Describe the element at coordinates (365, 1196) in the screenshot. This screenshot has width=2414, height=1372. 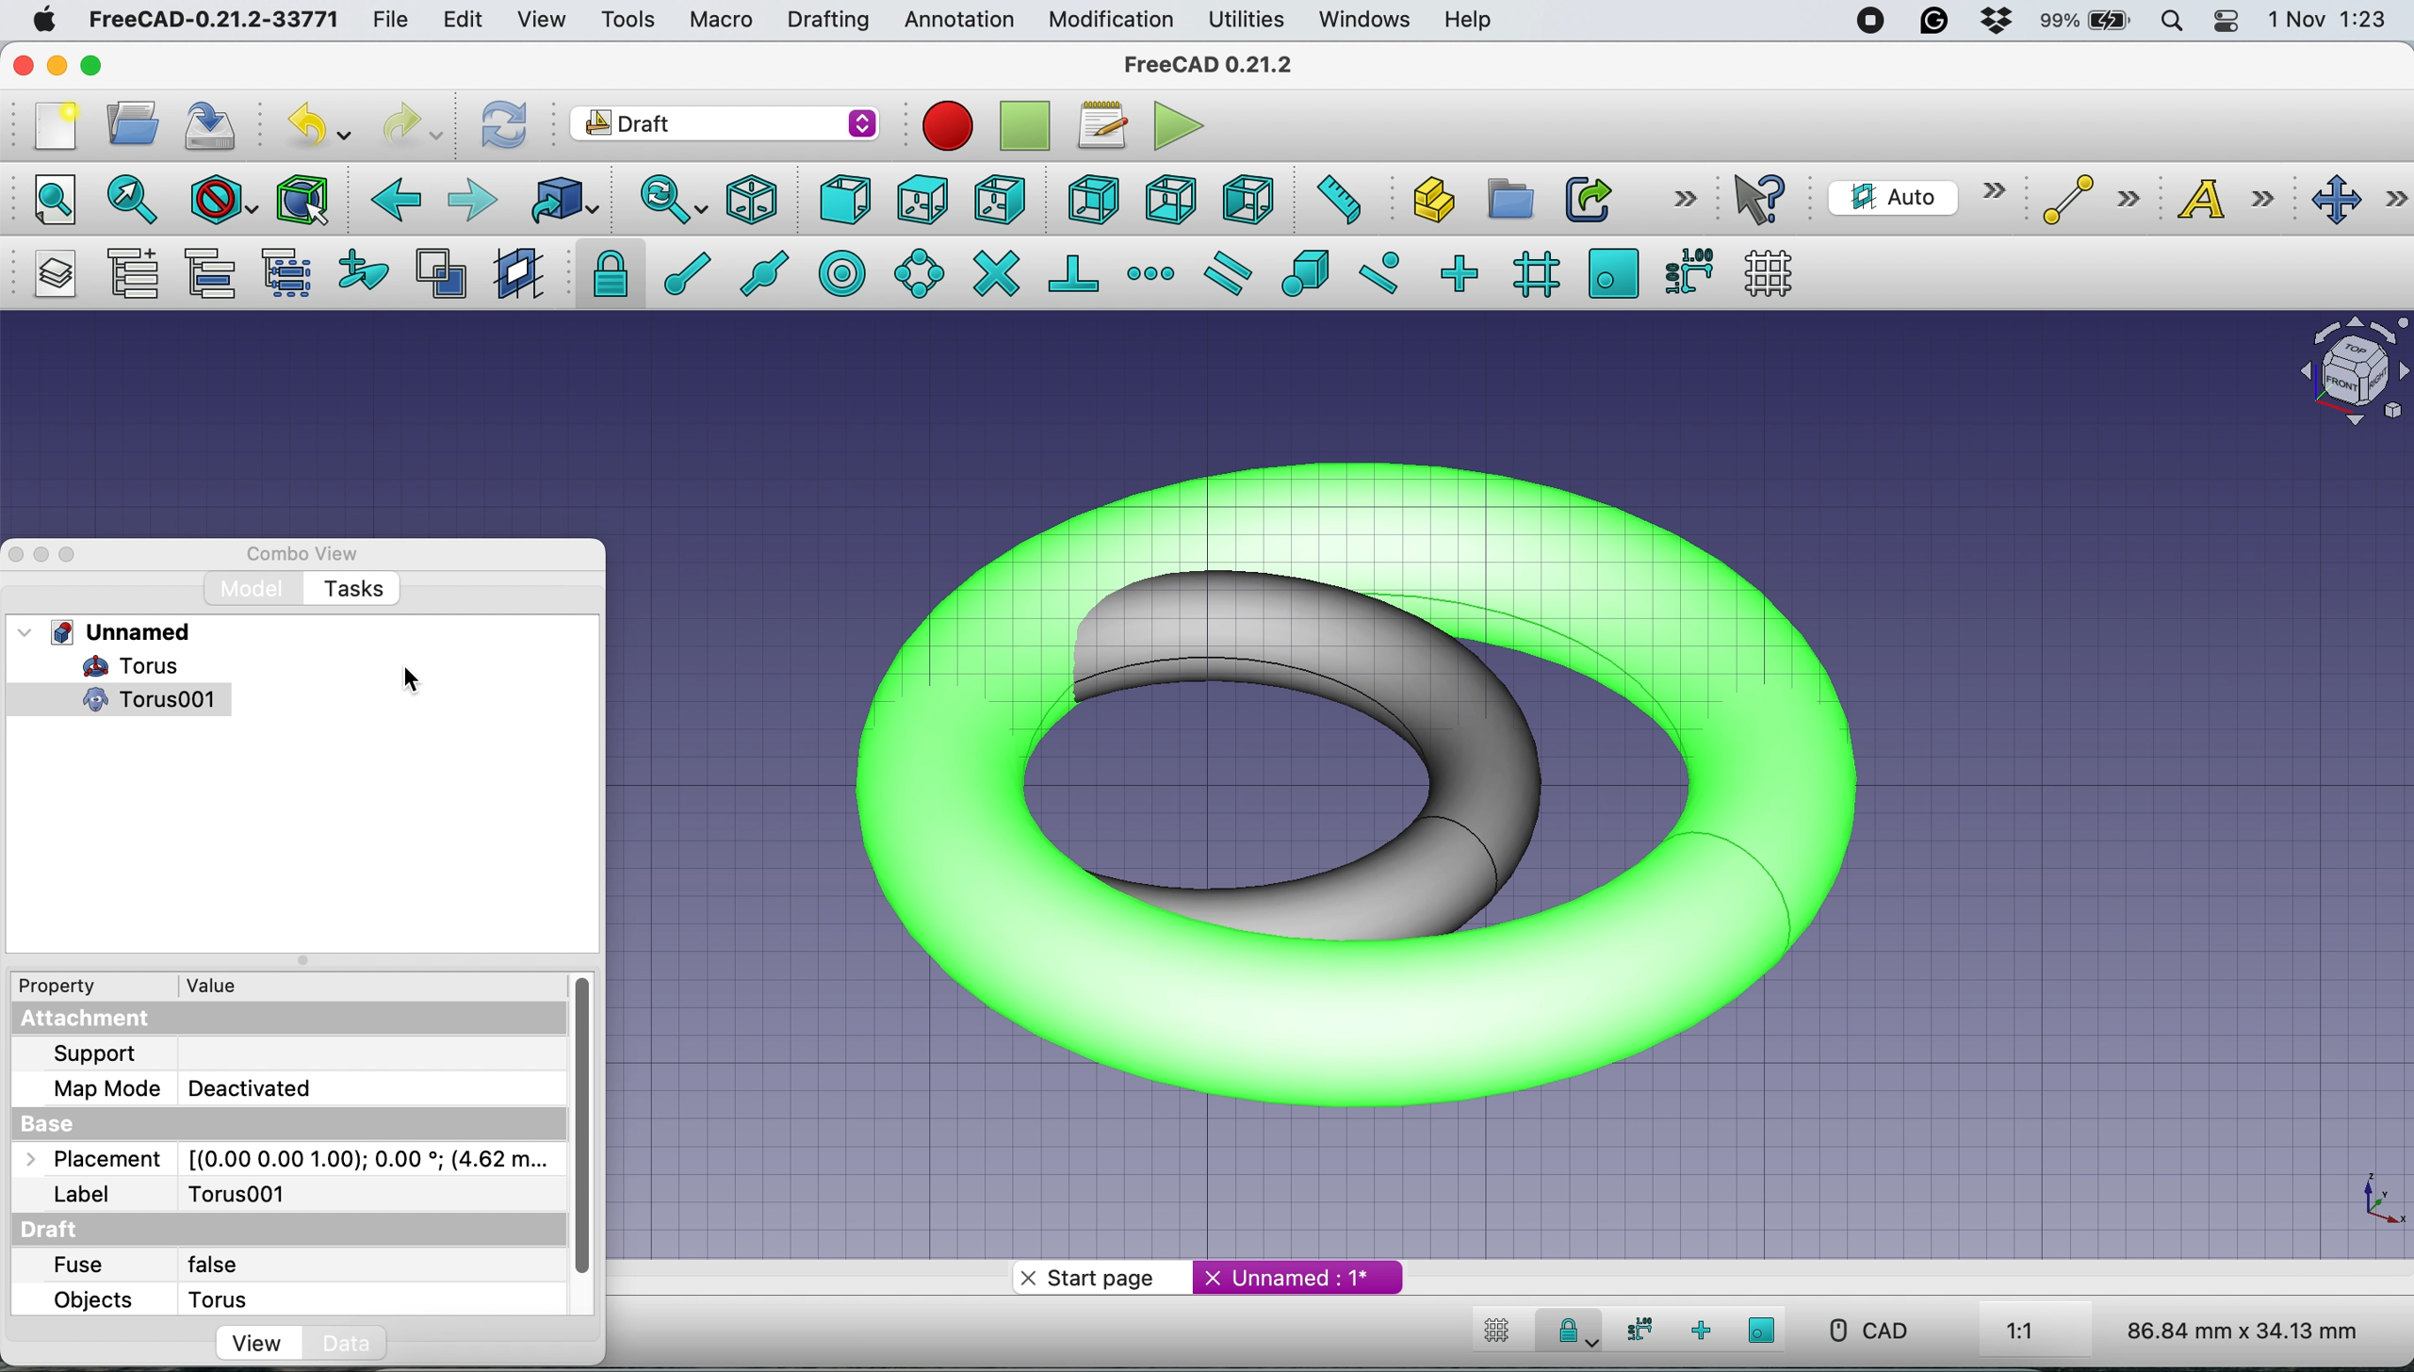
I see `Username of the object` at that location.